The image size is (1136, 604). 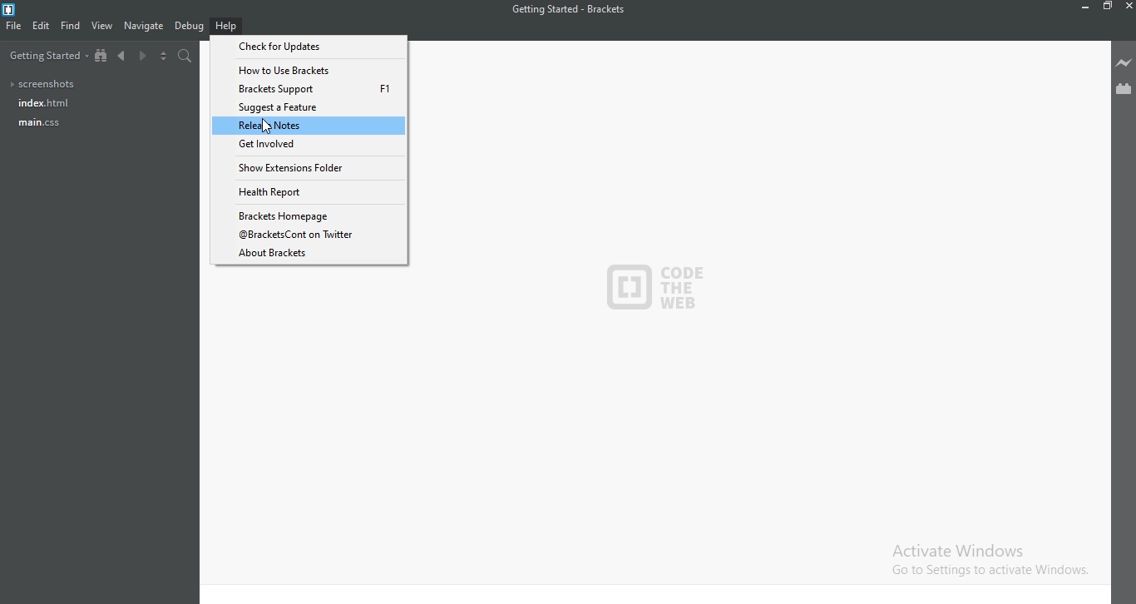 What do you see at coordinates (102, 57) in the screenshot?
I see `Show file tree` at bounding box center [102, 57].